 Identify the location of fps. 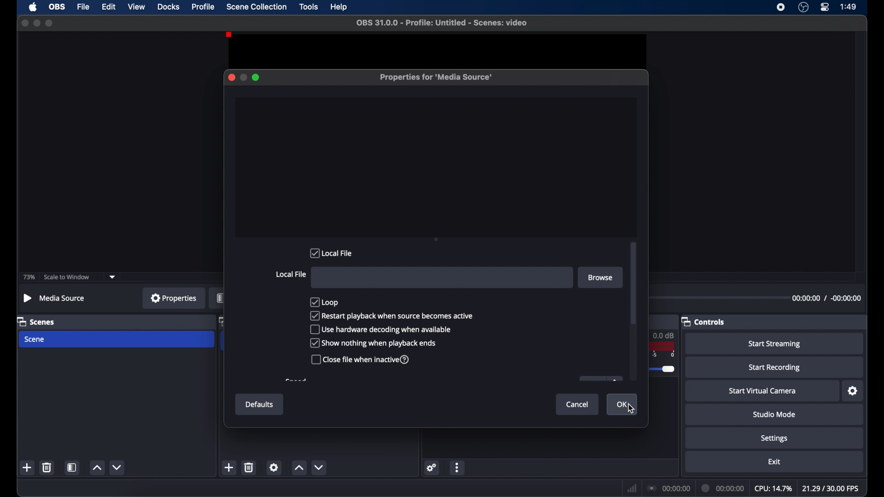
(831, 489).